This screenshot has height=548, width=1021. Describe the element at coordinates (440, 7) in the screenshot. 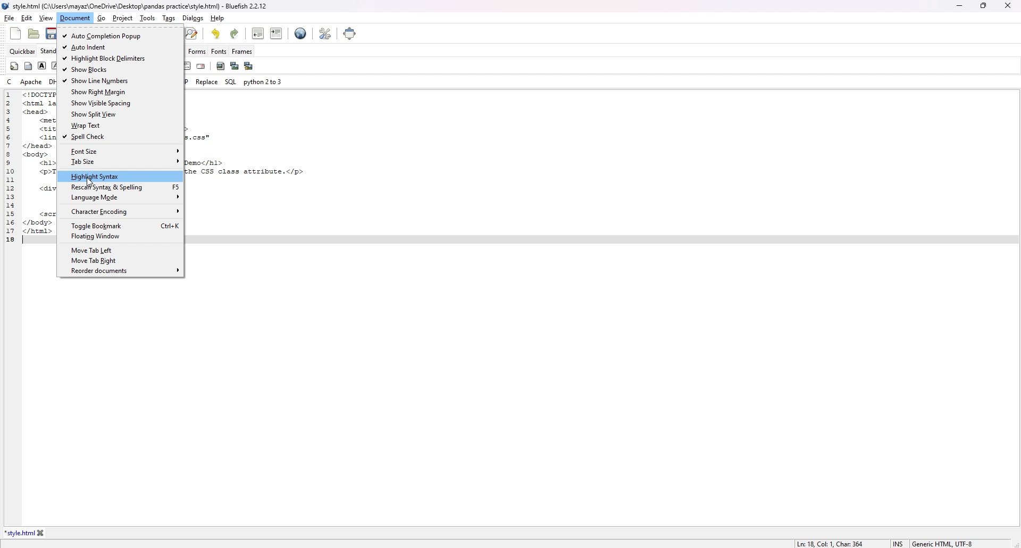

I see `` at that location.